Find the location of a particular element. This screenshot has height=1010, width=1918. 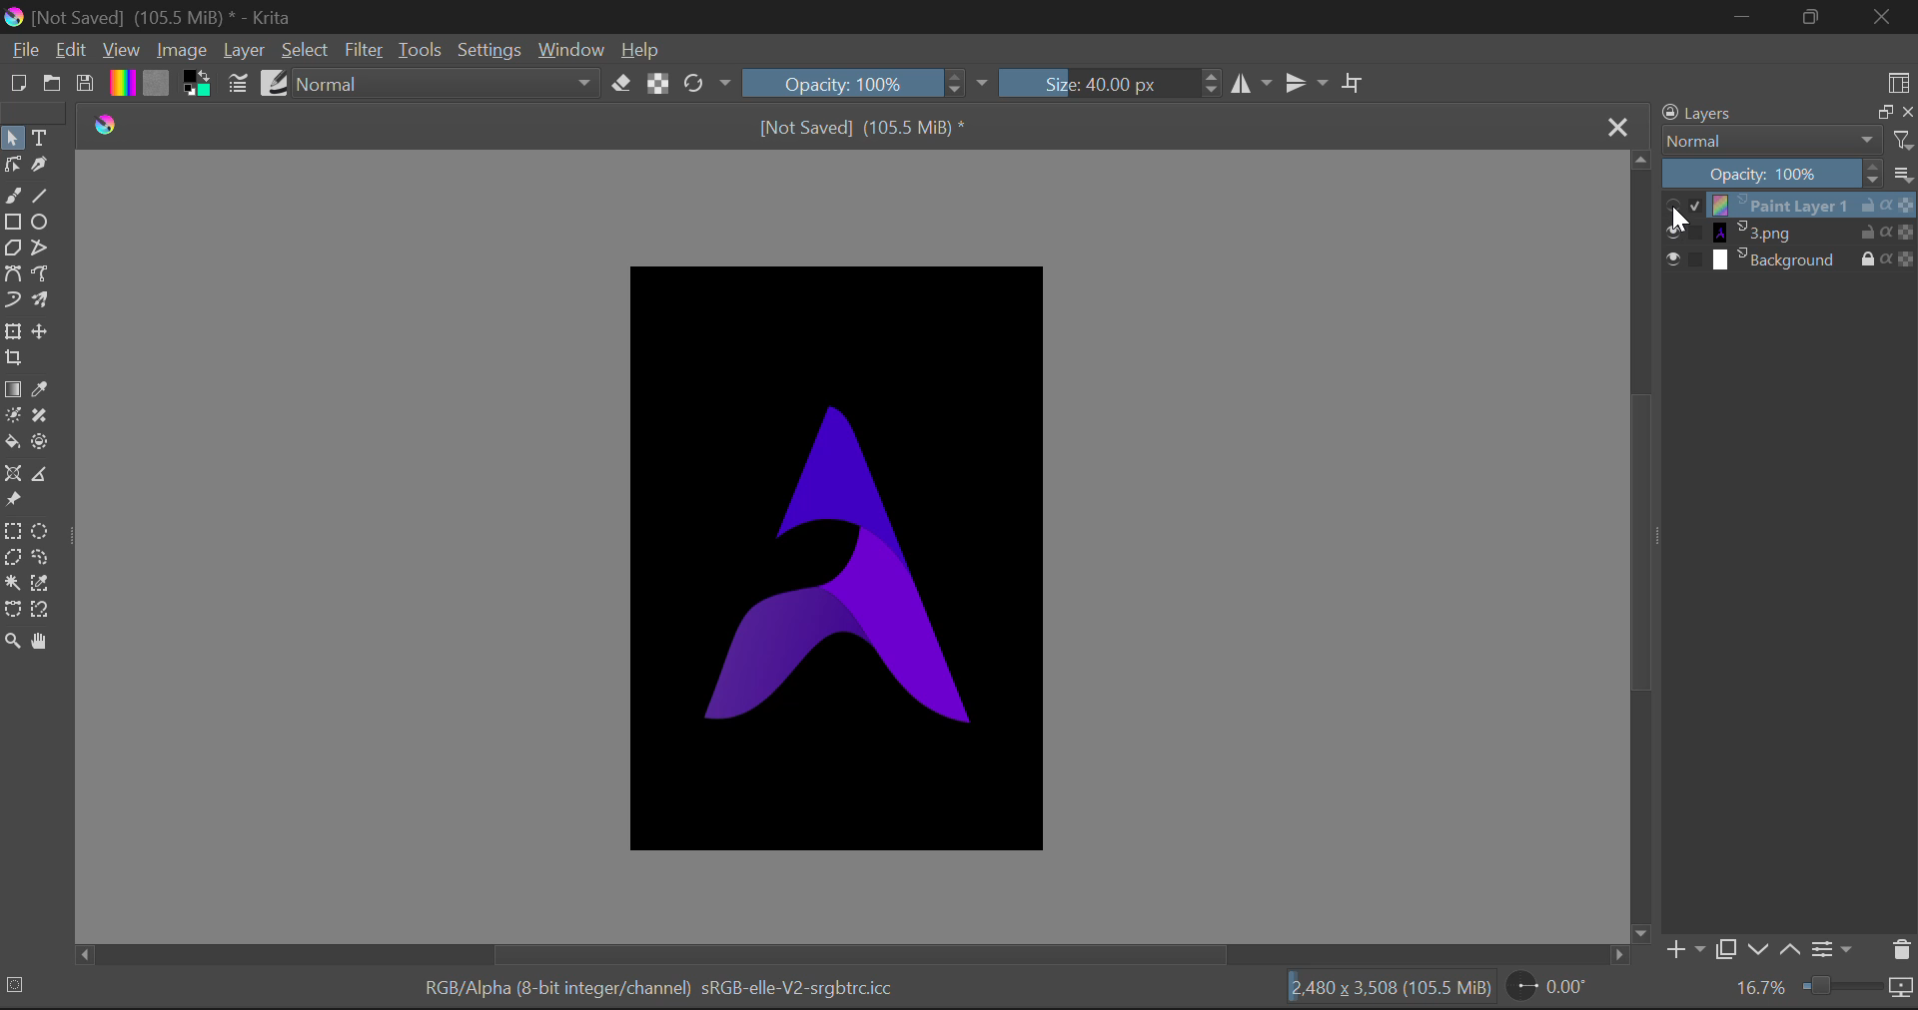

RGB/Alpha (8-bit integer/channel) sRGB-elle-V2-srgbtrc.icc is located at coordinates (661, 988).